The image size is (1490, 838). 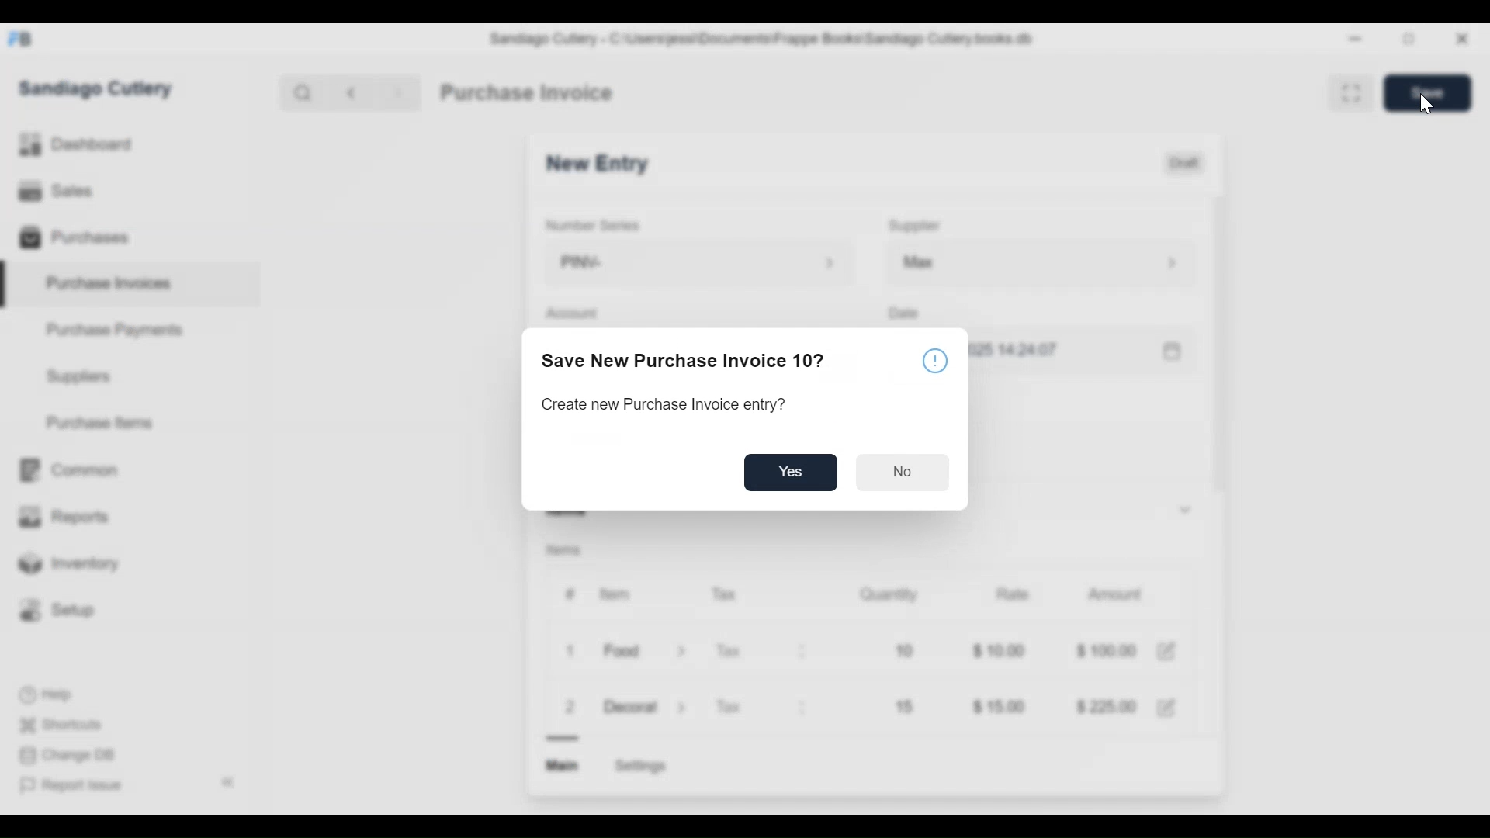 I want to click on Save New Purchase Invoice 10?, so click(x=690, y=362).